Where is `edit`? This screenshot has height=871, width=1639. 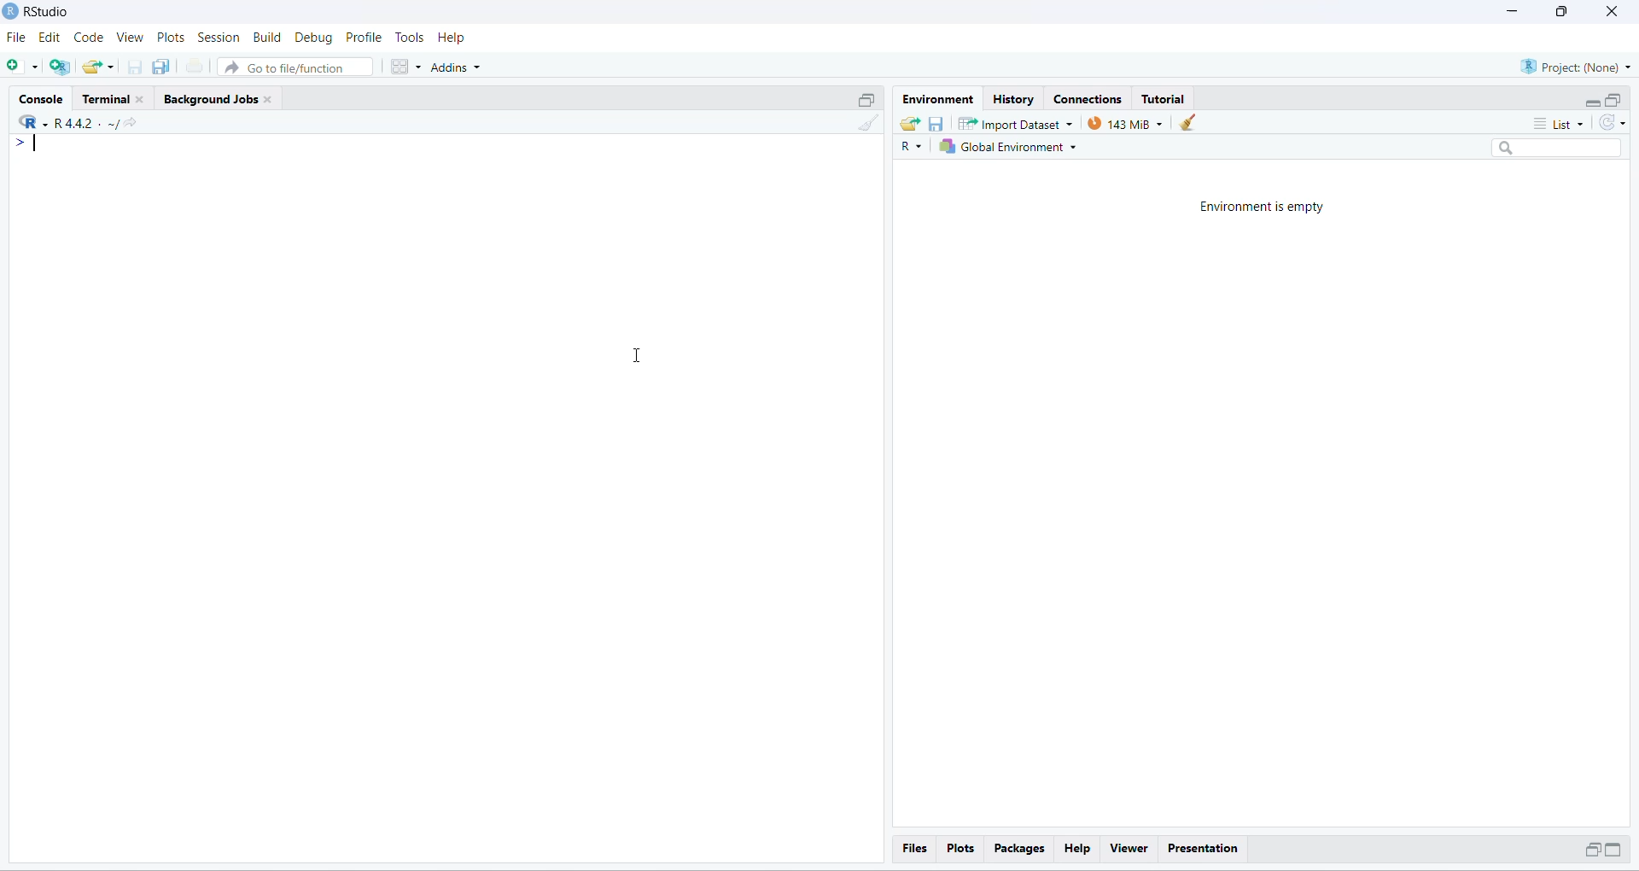 edit is located at coordinates (50, 38).